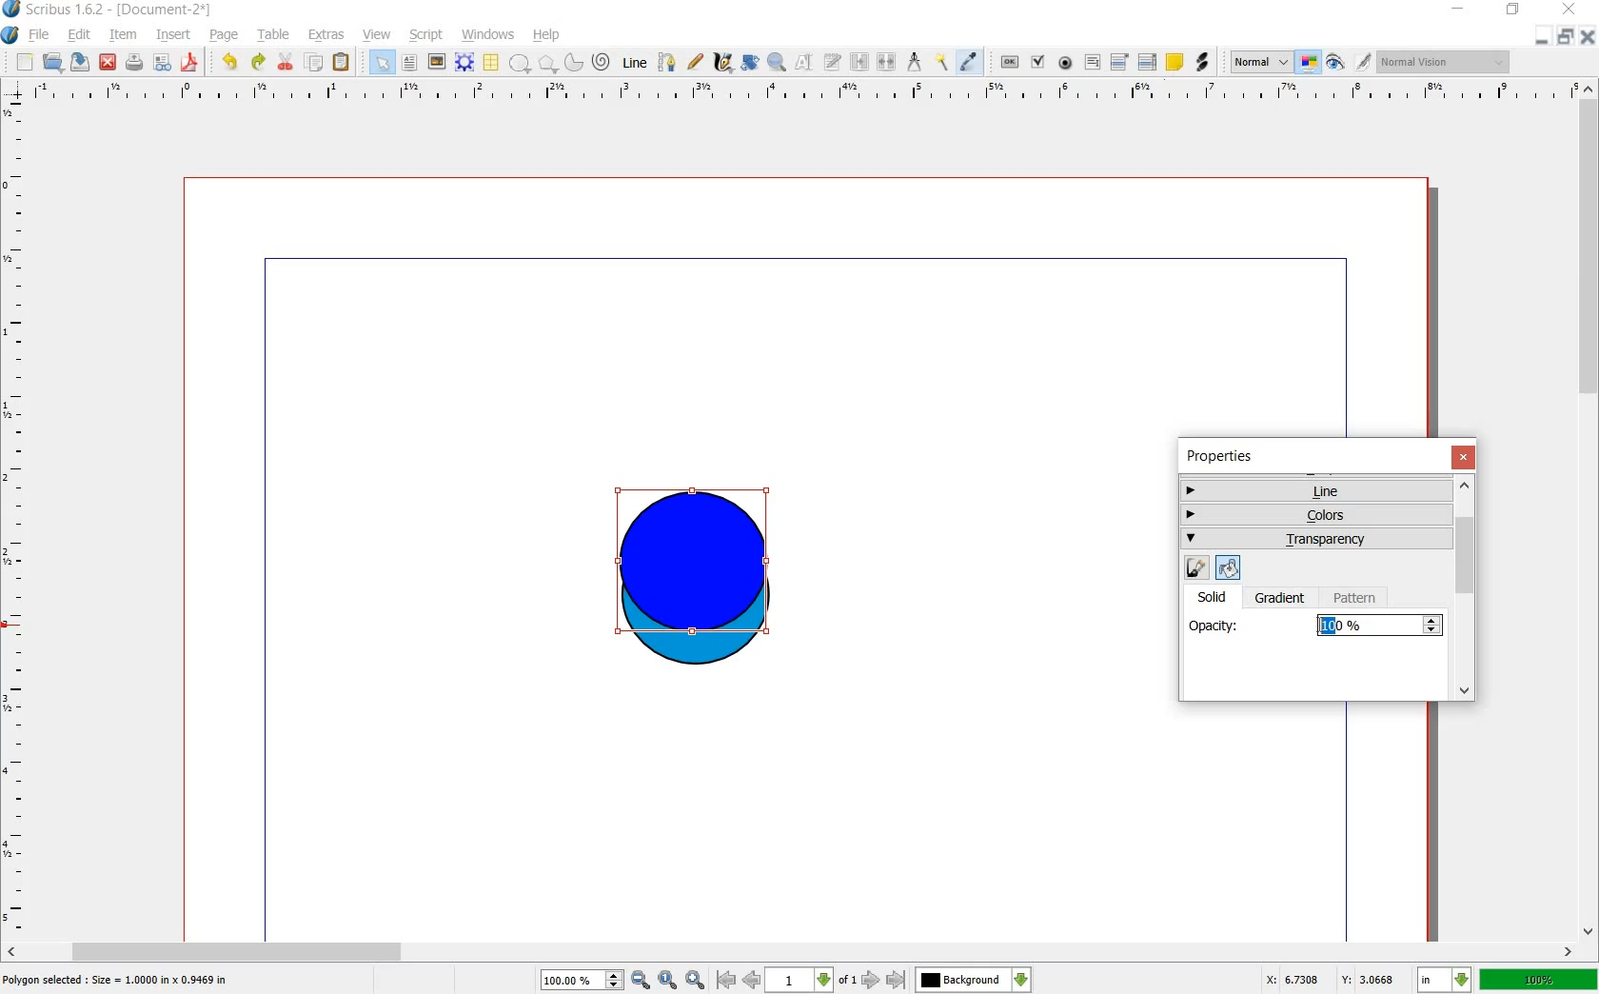 Image resolution: width=1599 pixels, height=994 pixels. What do you see at coordinates (546, 35) in the screenshot?
I see `help` at bounding box center [546, 35].